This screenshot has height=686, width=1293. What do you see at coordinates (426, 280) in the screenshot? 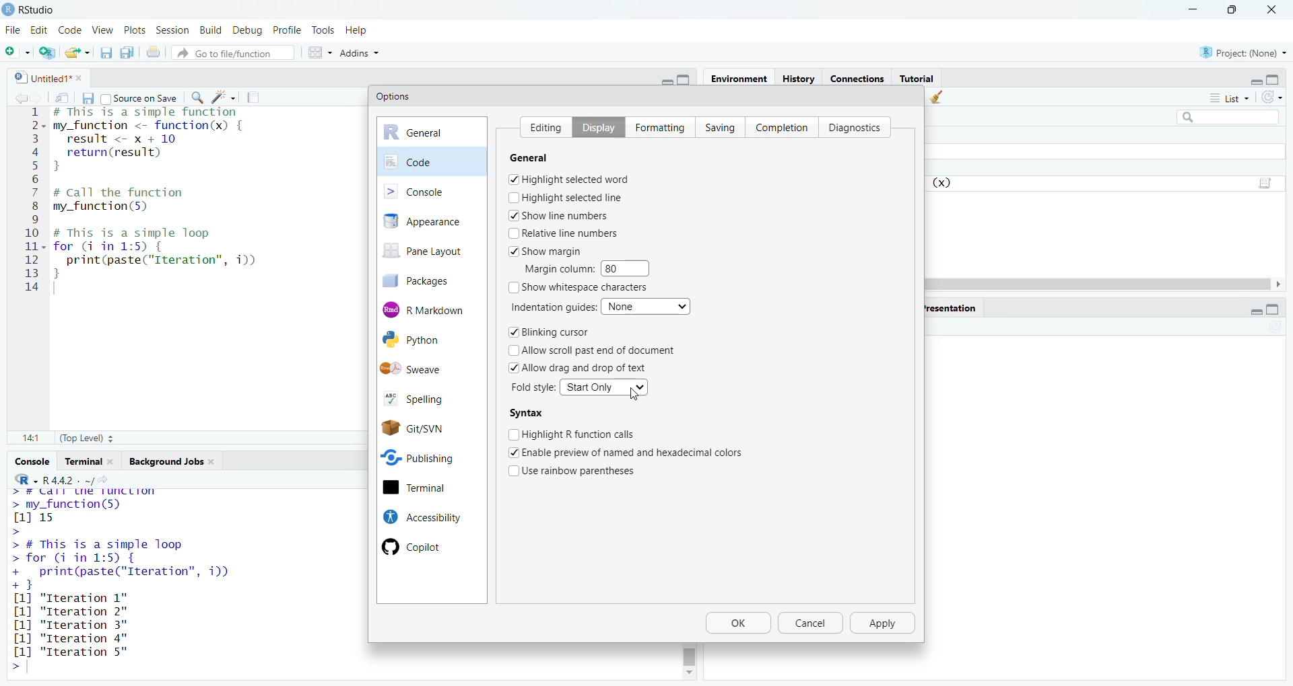
I see `packages` at bounding box center [426, 280].